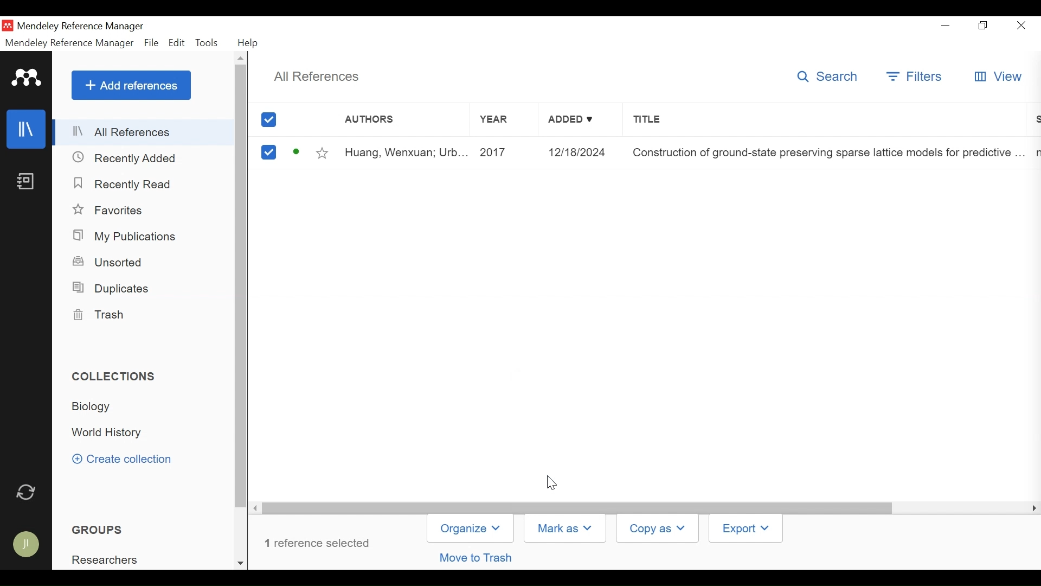 Image resolution: width=1041 pixels, height=586 pixels. Describe the element at coordinates (479, 558) in the screenshot. I see `Move to trash` at that location.